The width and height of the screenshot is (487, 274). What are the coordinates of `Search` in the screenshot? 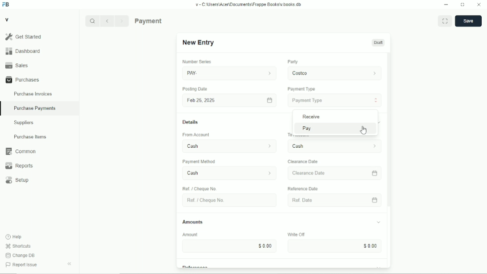 It's located at (92, 21).